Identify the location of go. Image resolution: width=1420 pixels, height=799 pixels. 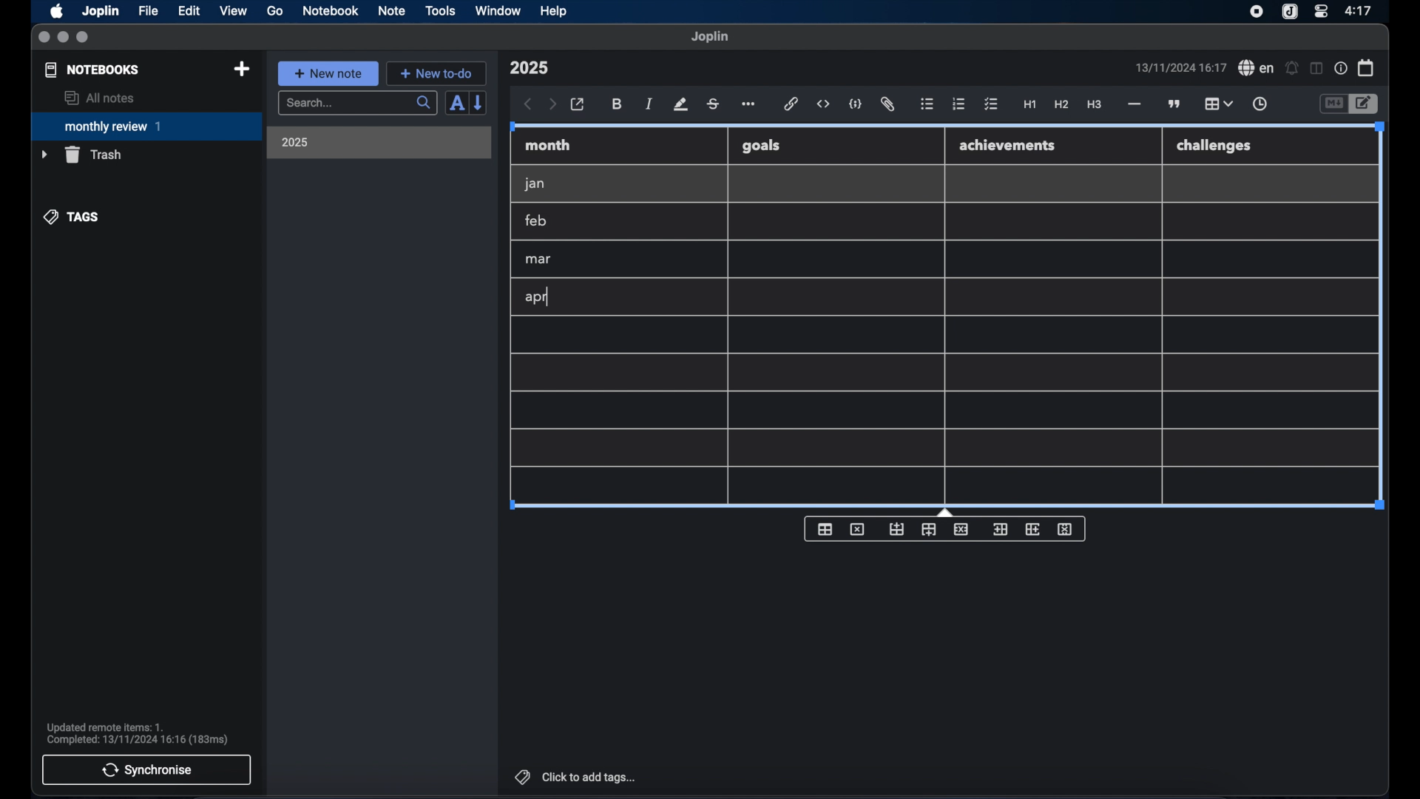
(275, 10).